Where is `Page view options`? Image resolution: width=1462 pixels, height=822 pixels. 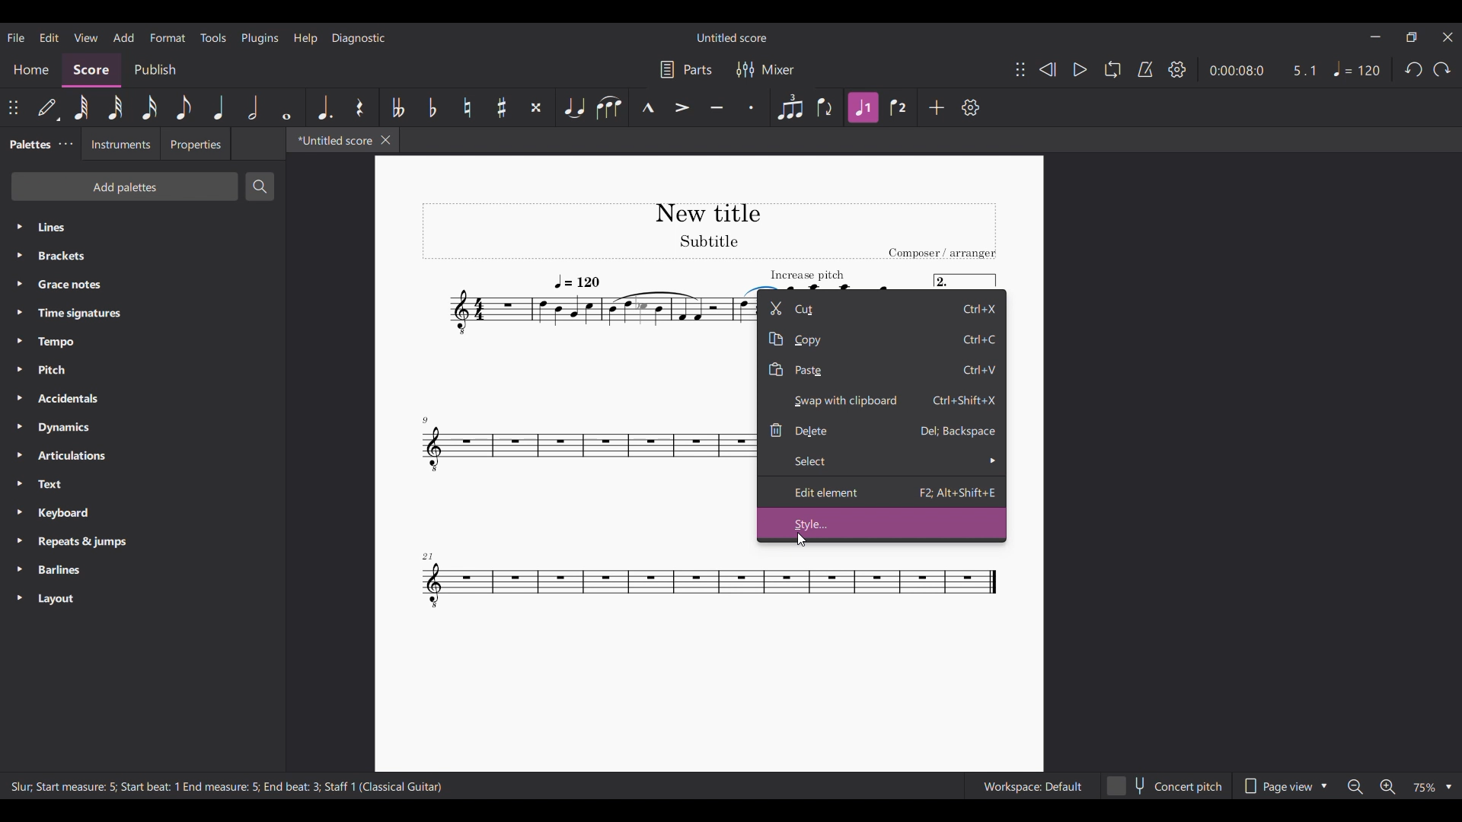 Page view options is located at coordinates (1284, 785).